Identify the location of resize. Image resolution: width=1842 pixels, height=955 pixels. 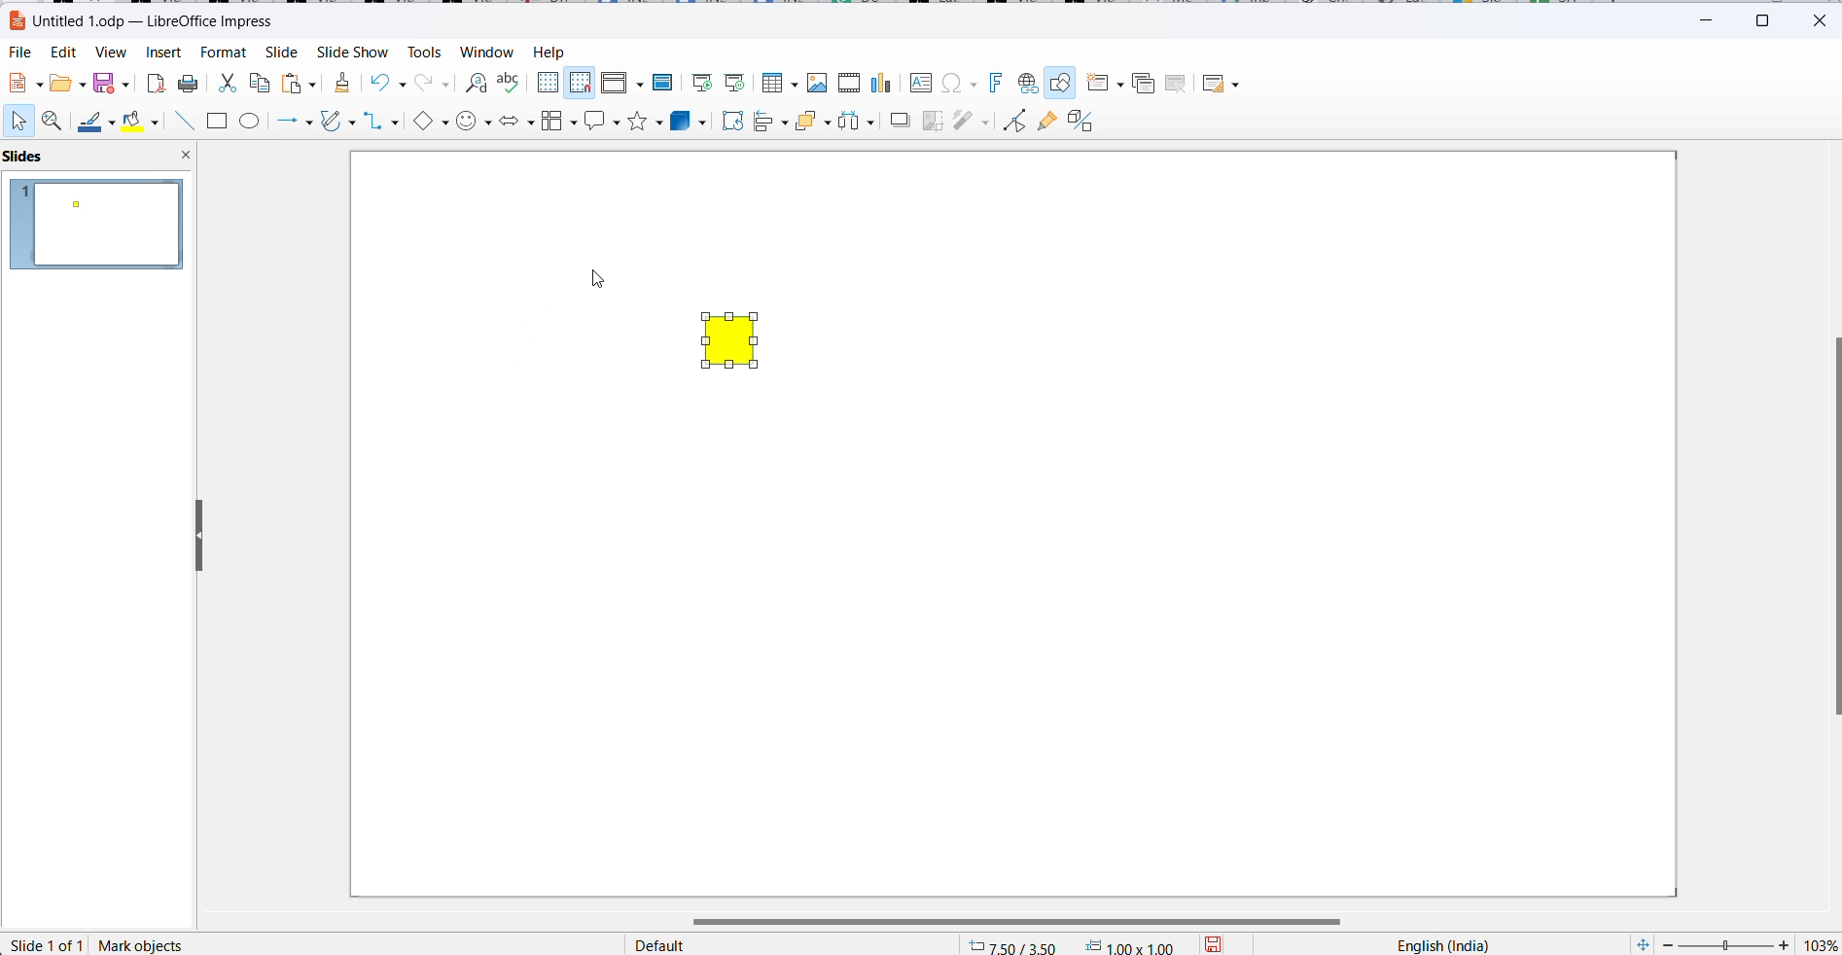
(192, 533).